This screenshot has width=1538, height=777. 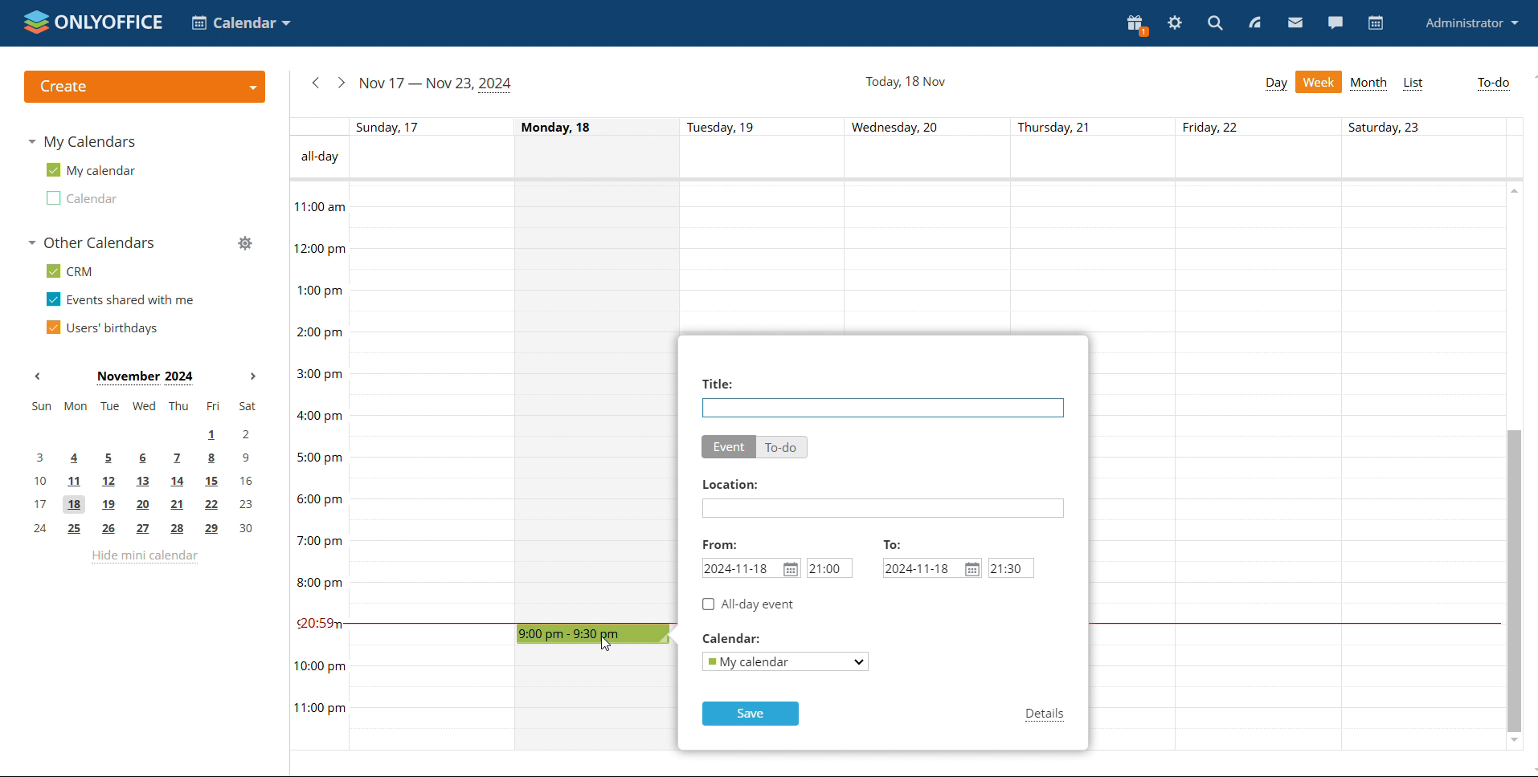 What do you see at coordinates (93, 24) in the screenshot?
I see `logo` at bounding box center [93, 24].